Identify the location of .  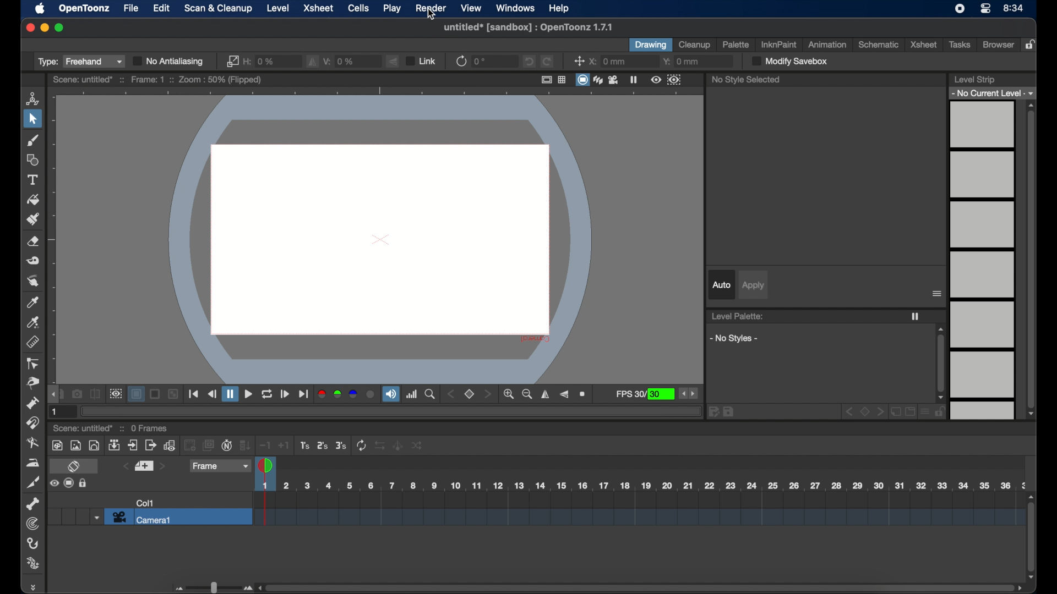
(303, 397).